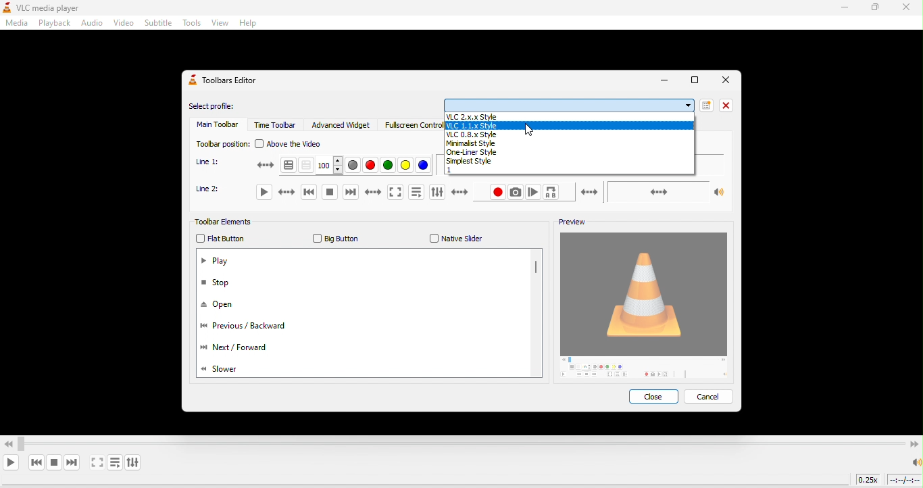 The height and width of the screenshot is (488, 923). I want to click on record, so click(478, 193).